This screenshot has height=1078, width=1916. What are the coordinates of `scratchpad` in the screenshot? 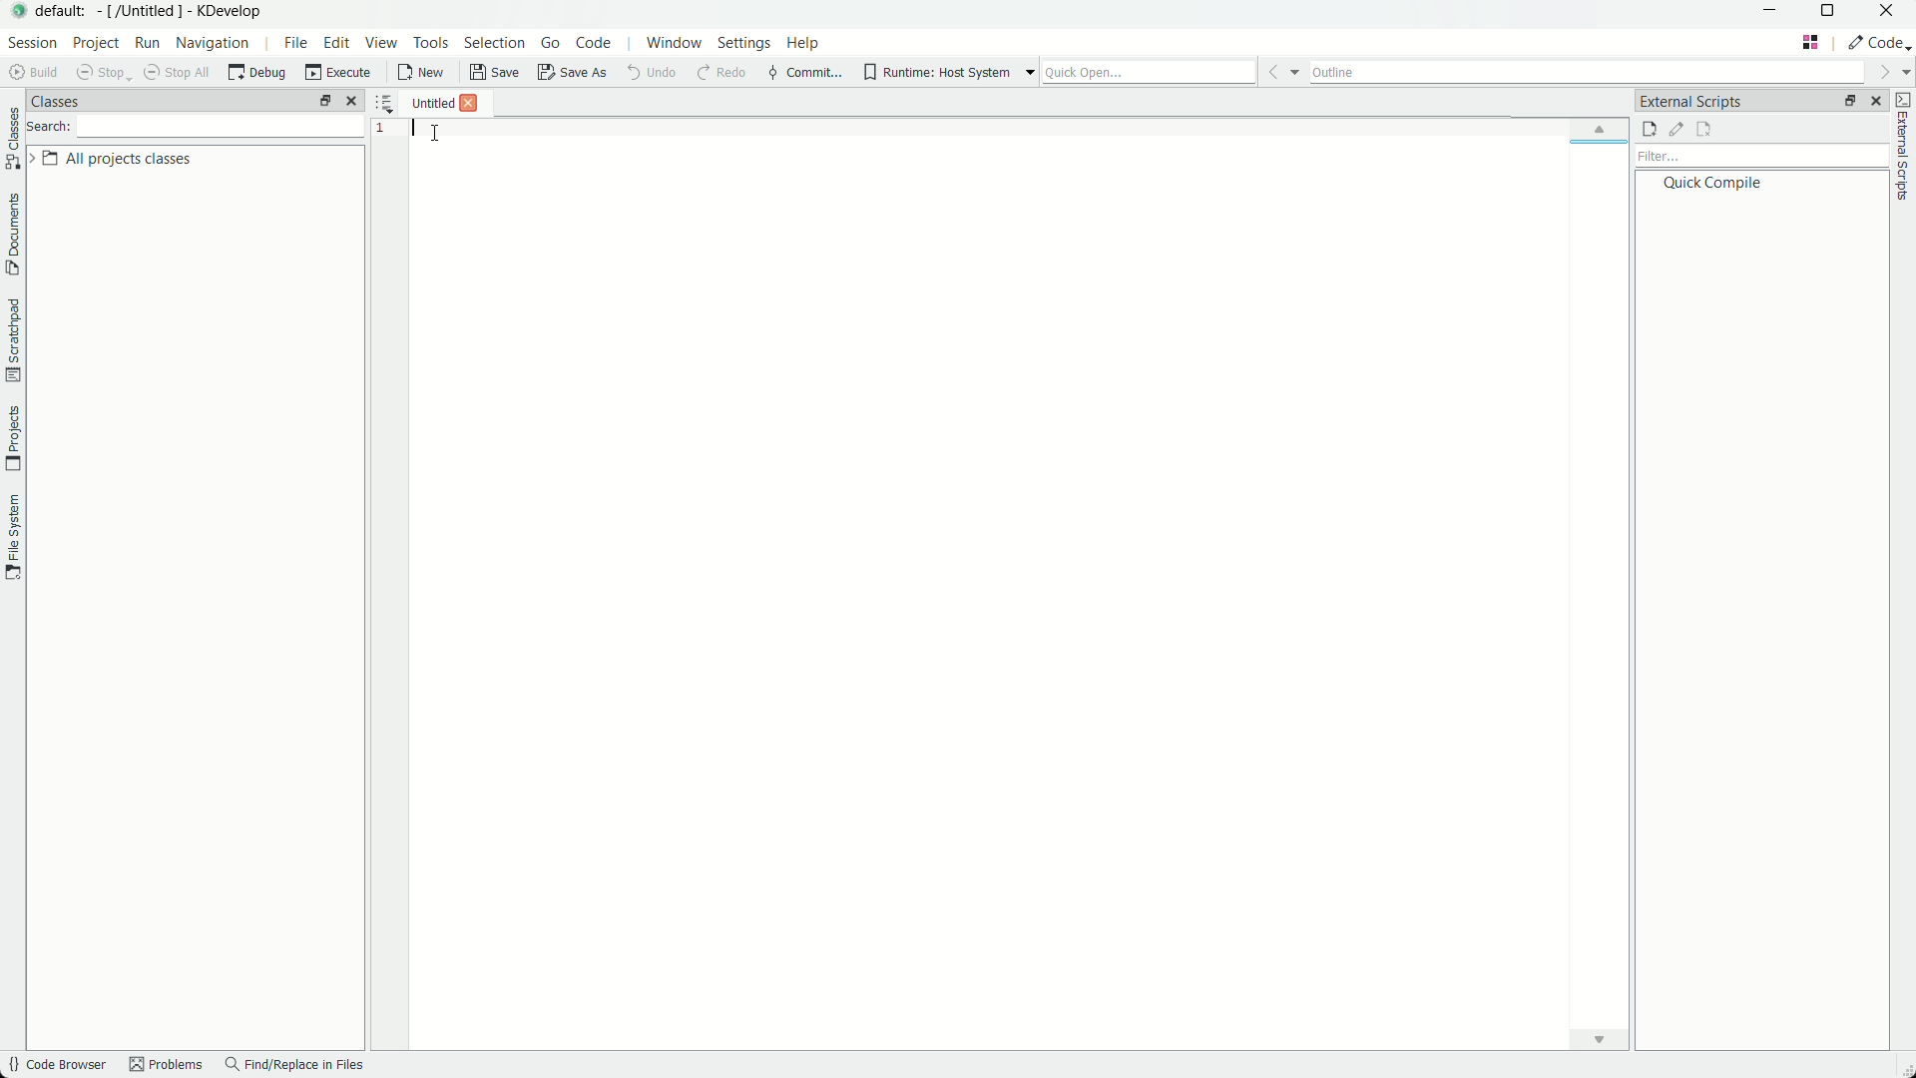 It's located at (12, 340).